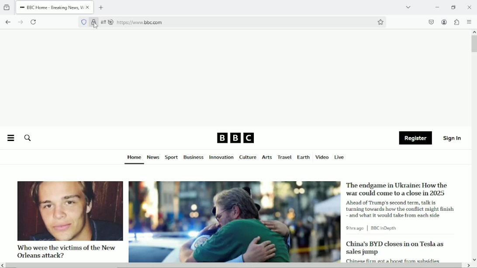 Image resolution: width=477 pixels, height=268 pixels. What do you see at coordinates (454, 7) in the screenshot?
I see `restore down` at bounding box center [454, 7].